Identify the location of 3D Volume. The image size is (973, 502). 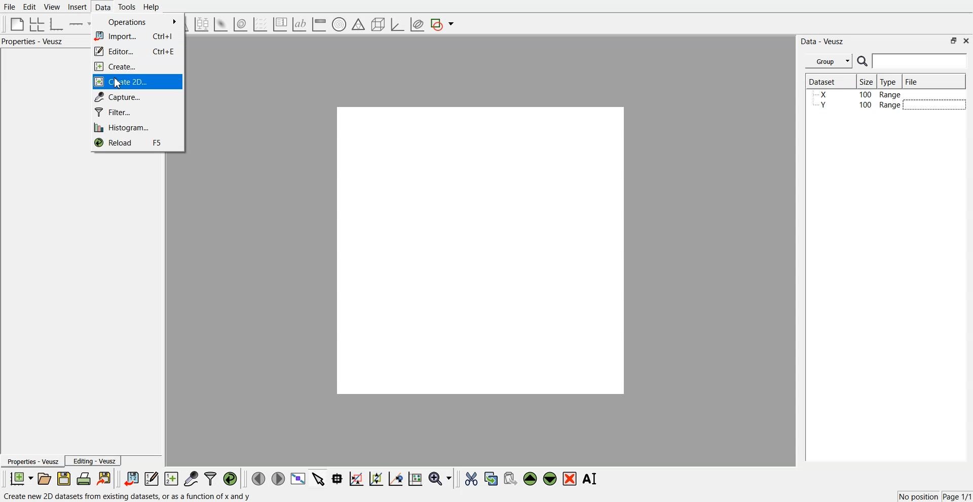
(240, 24).